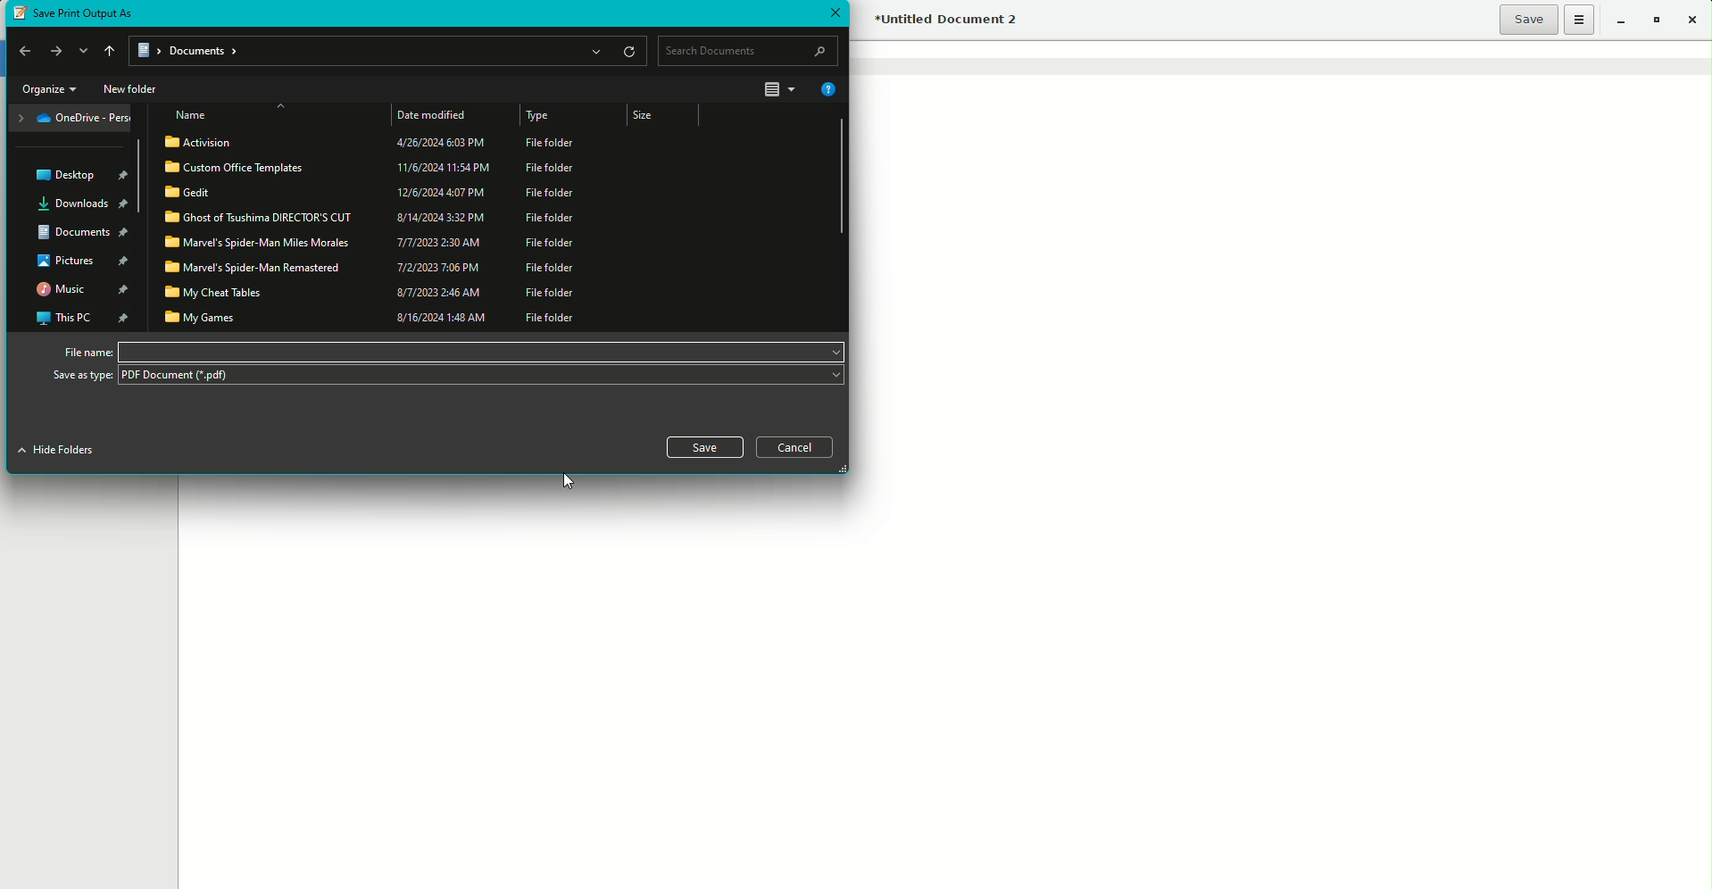 Image resolution: width=1712 pixels, height=889 pixels. I want to click on New folder, so click(131, 88).